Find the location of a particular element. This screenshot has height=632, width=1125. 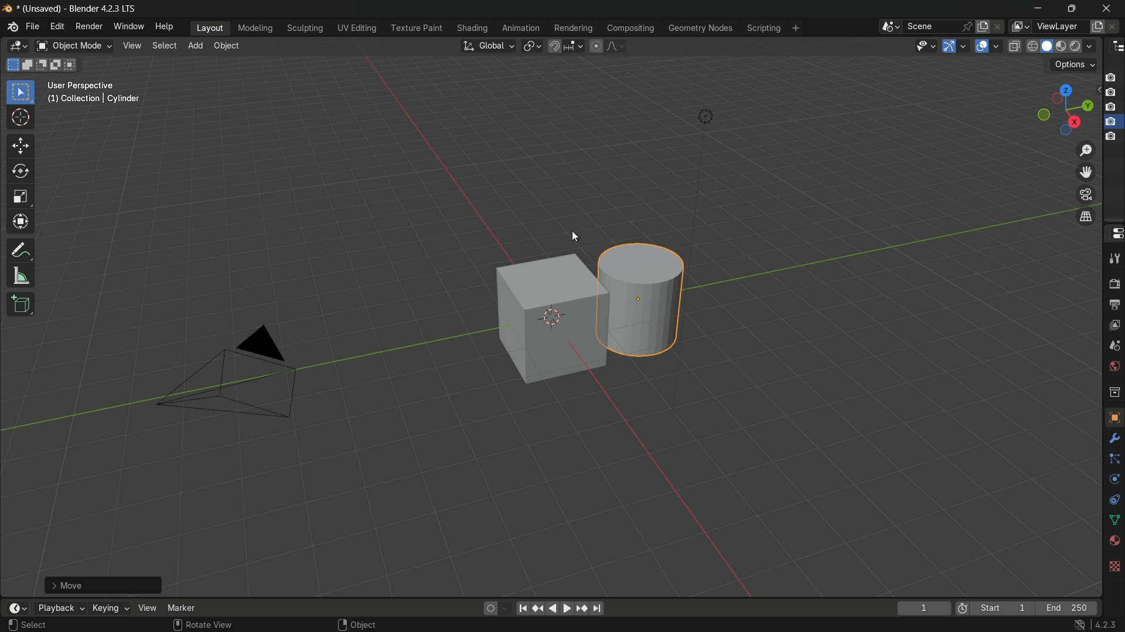

view is located at coordinates (132, 46).